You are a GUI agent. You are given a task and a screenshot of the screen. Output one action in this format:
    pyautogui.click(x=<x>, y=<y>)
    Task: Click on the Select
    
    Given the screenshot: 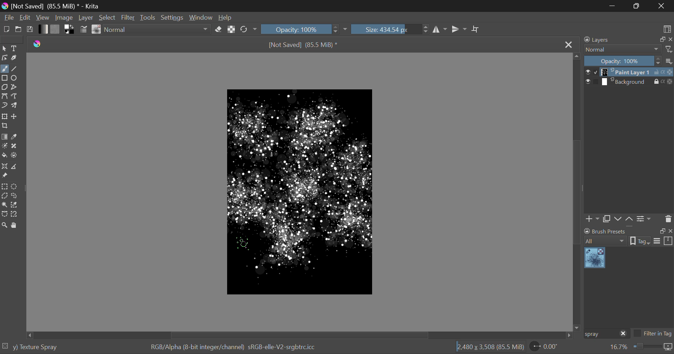 What is the action you would take?
    pyautogui.click(x=107, y=17)
    